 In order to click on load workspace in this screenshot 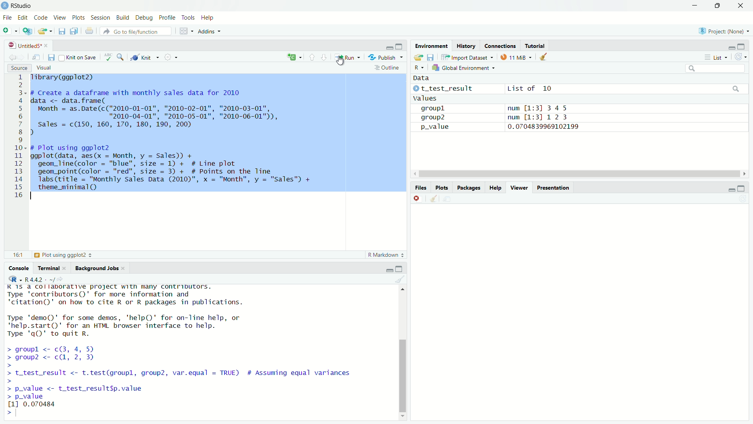, I will do `click(418, 58)`.